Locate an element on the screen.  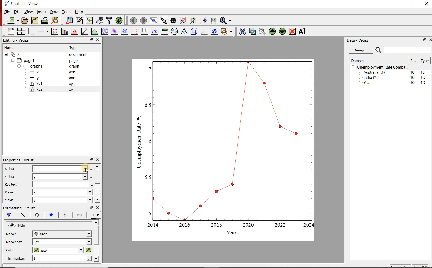
Size is located at coordinates (415, 61).